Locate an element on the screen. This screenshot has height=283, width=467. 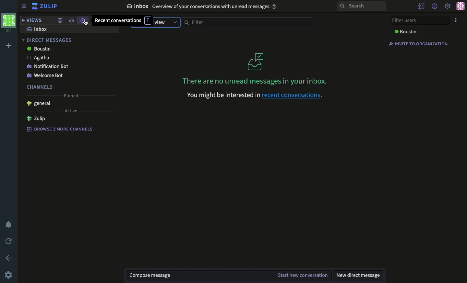
view is located at coordinates (165, 22).